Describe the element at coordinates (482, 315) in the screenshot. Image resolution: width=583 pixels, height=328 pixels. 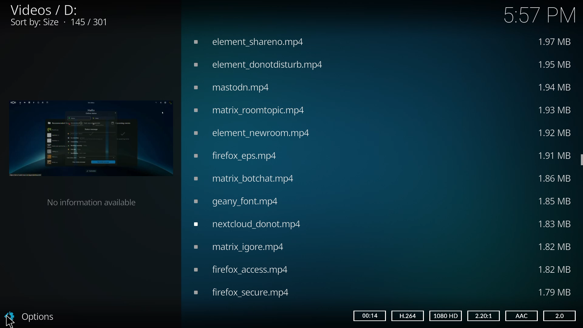
I see `2` at that location.